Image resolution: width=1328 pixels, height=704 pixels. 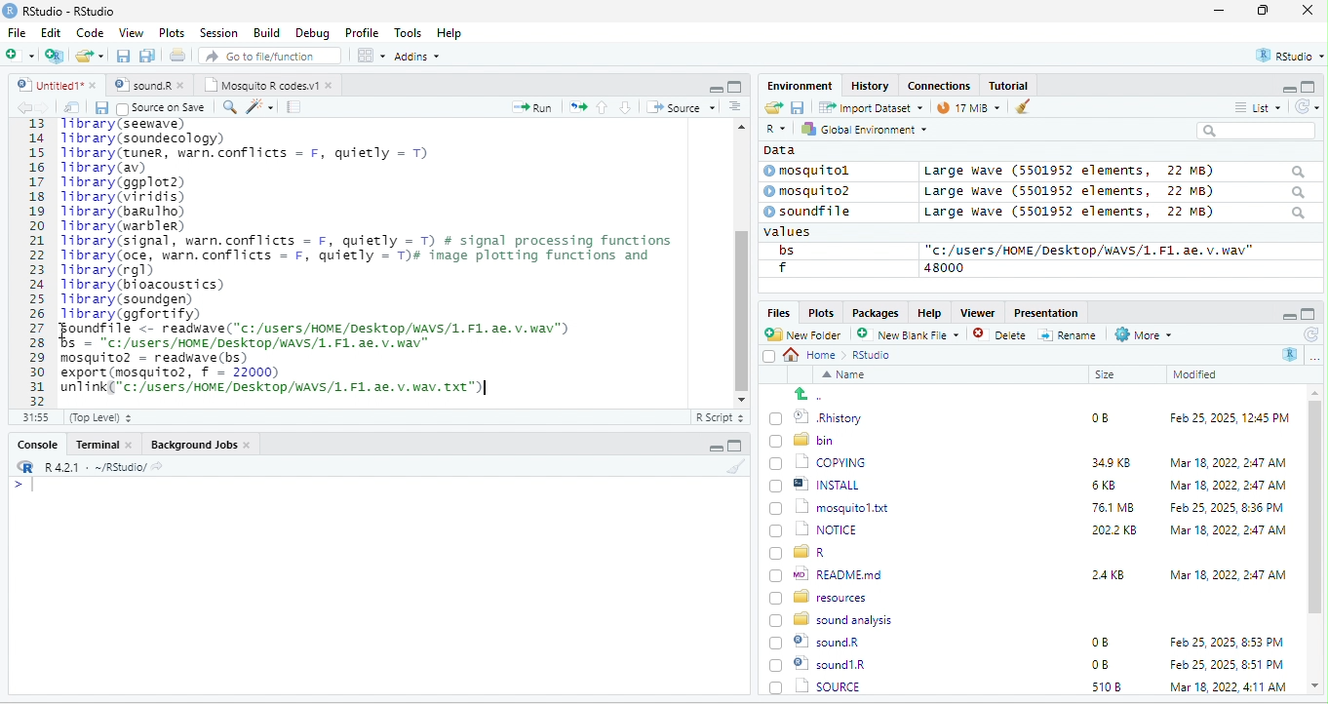 What do you see at coordinates (975, 313) in the screenshot?
I see `Viewer` at bounding box center [975, 313].